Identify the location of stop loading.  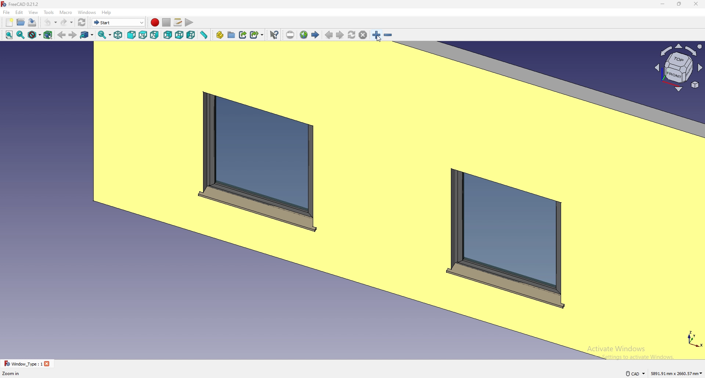
(363, 35).